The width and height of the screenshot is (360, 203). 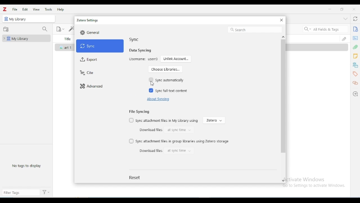 What do you see at coordinates (355, 29) in the screenshot?
I see `info` at bounding box center [355, 29].